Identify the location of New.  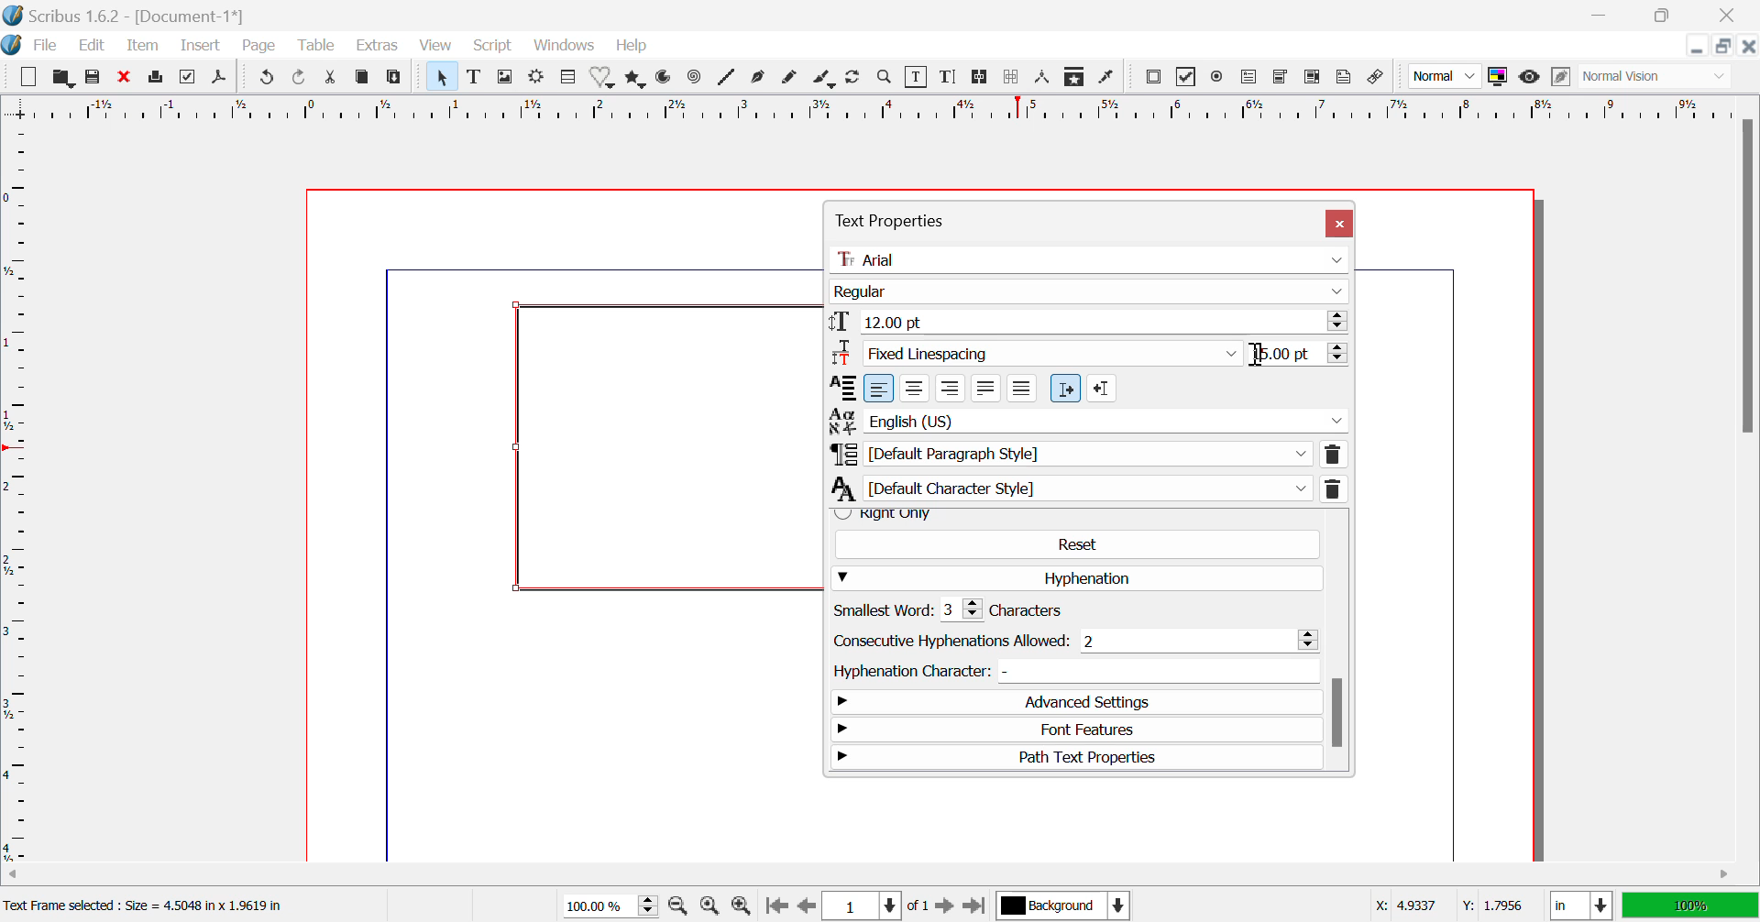
(27, 76).